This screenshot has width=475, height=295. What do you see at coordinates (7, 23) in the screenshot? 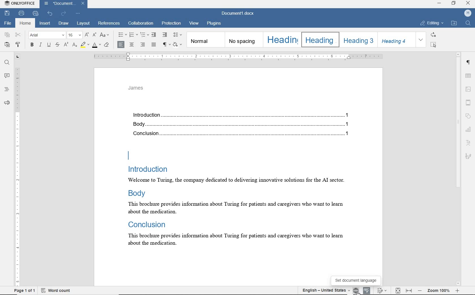
I see `file` at bounding box center [7, 23].